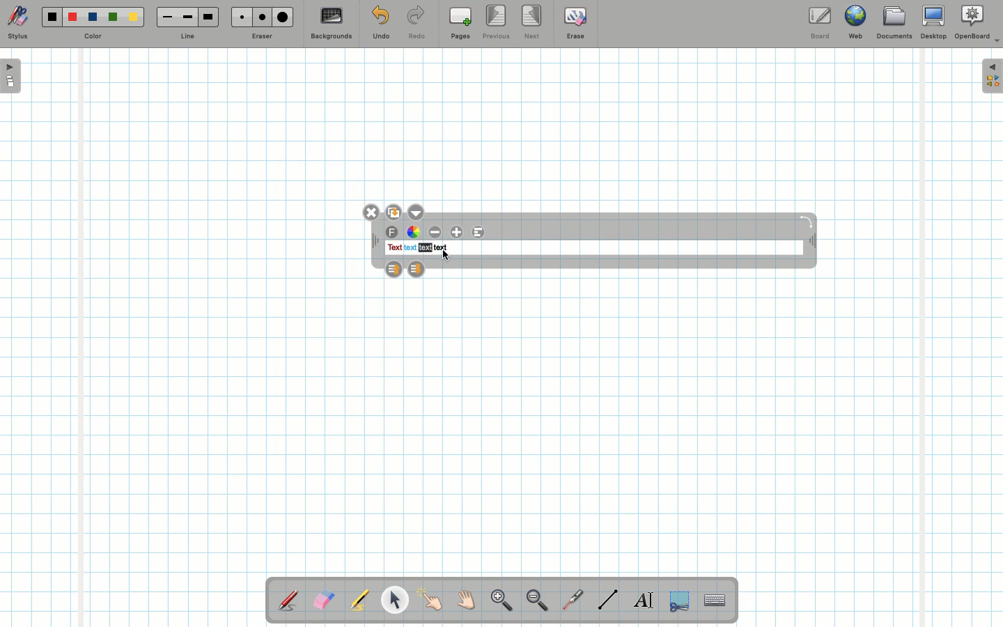  What do you see at coordinates (393, 210) in the screenshot?
I see `Duplicate` at bounding box center [393, 210].